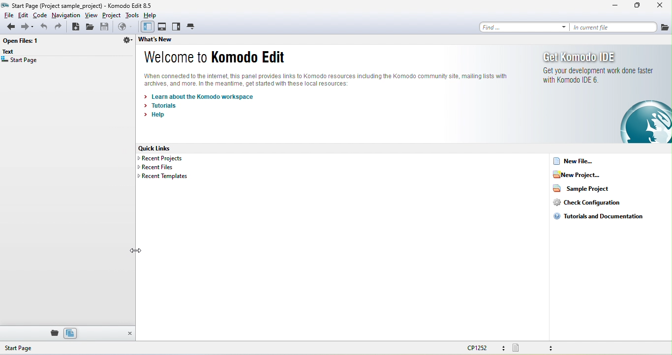  I want to click on tools, so click(132, 15).